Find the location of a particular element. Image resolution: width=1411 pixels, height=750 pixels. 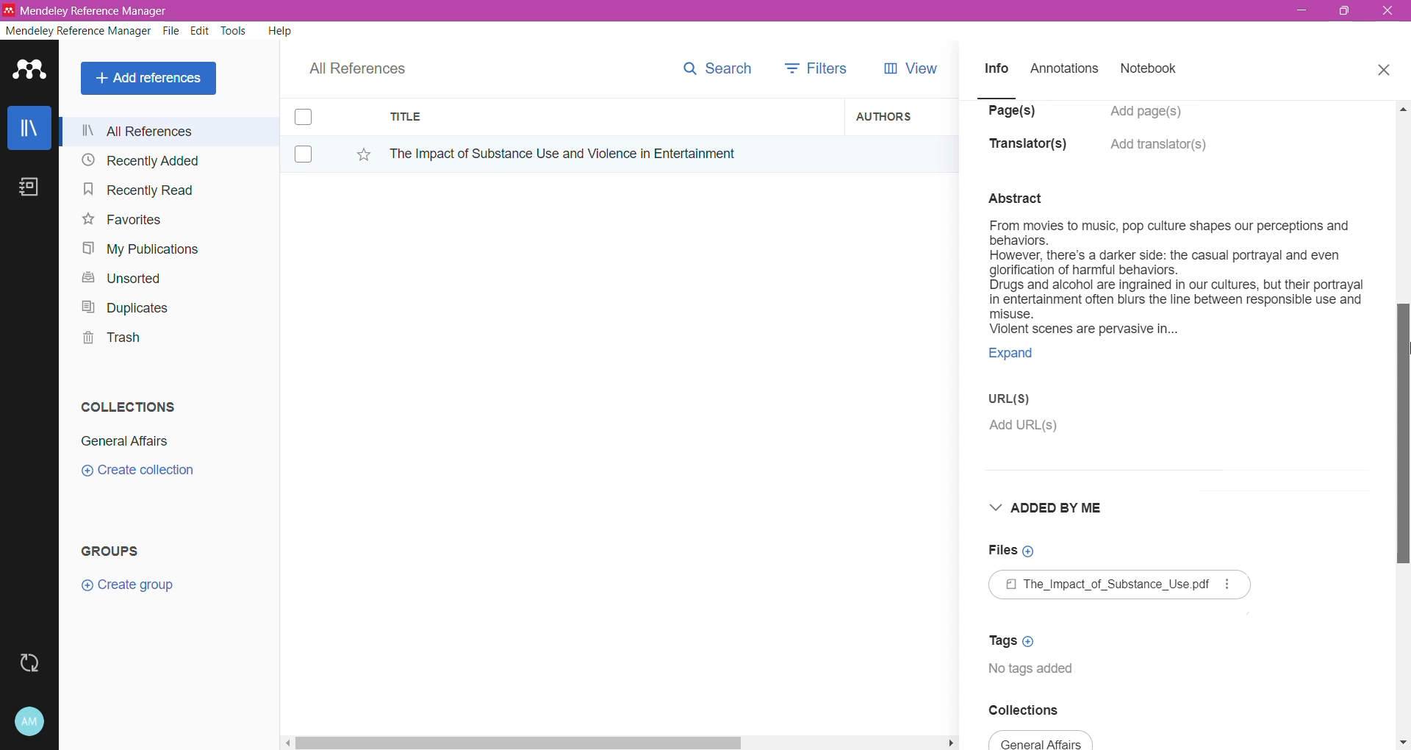

Click to Create Collection is located at coordinates (137, 473).